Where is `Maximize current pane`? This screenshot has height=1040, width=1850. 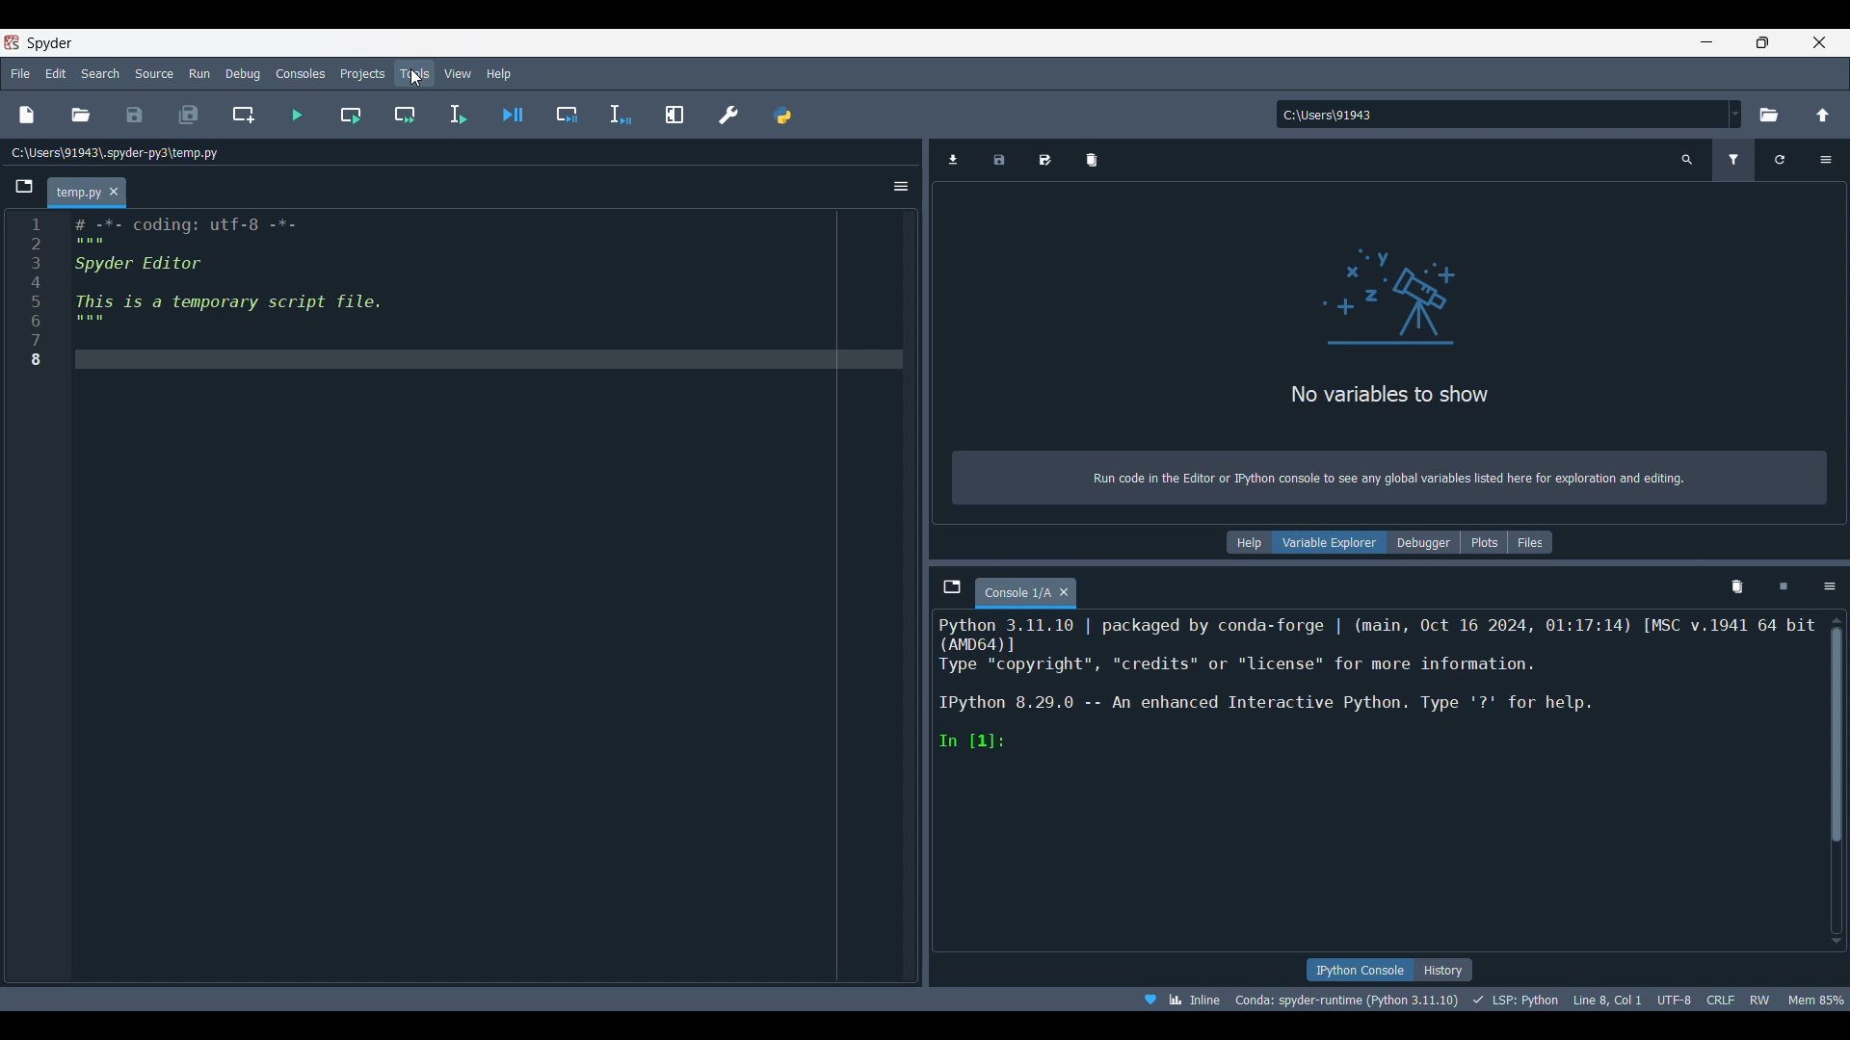
Maximize current pane is located at coordinates (674, 114).